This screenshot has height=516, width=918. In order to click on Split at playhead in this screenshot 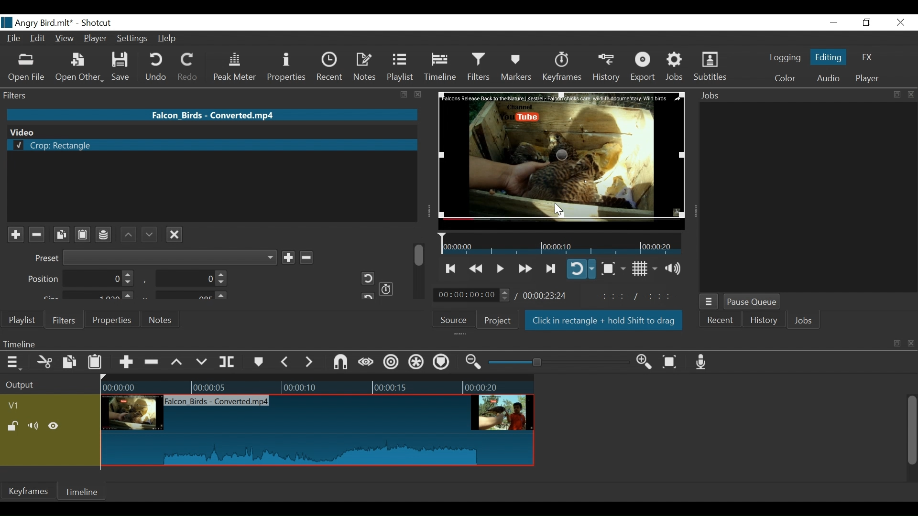, I will do `click(227, 362)`.